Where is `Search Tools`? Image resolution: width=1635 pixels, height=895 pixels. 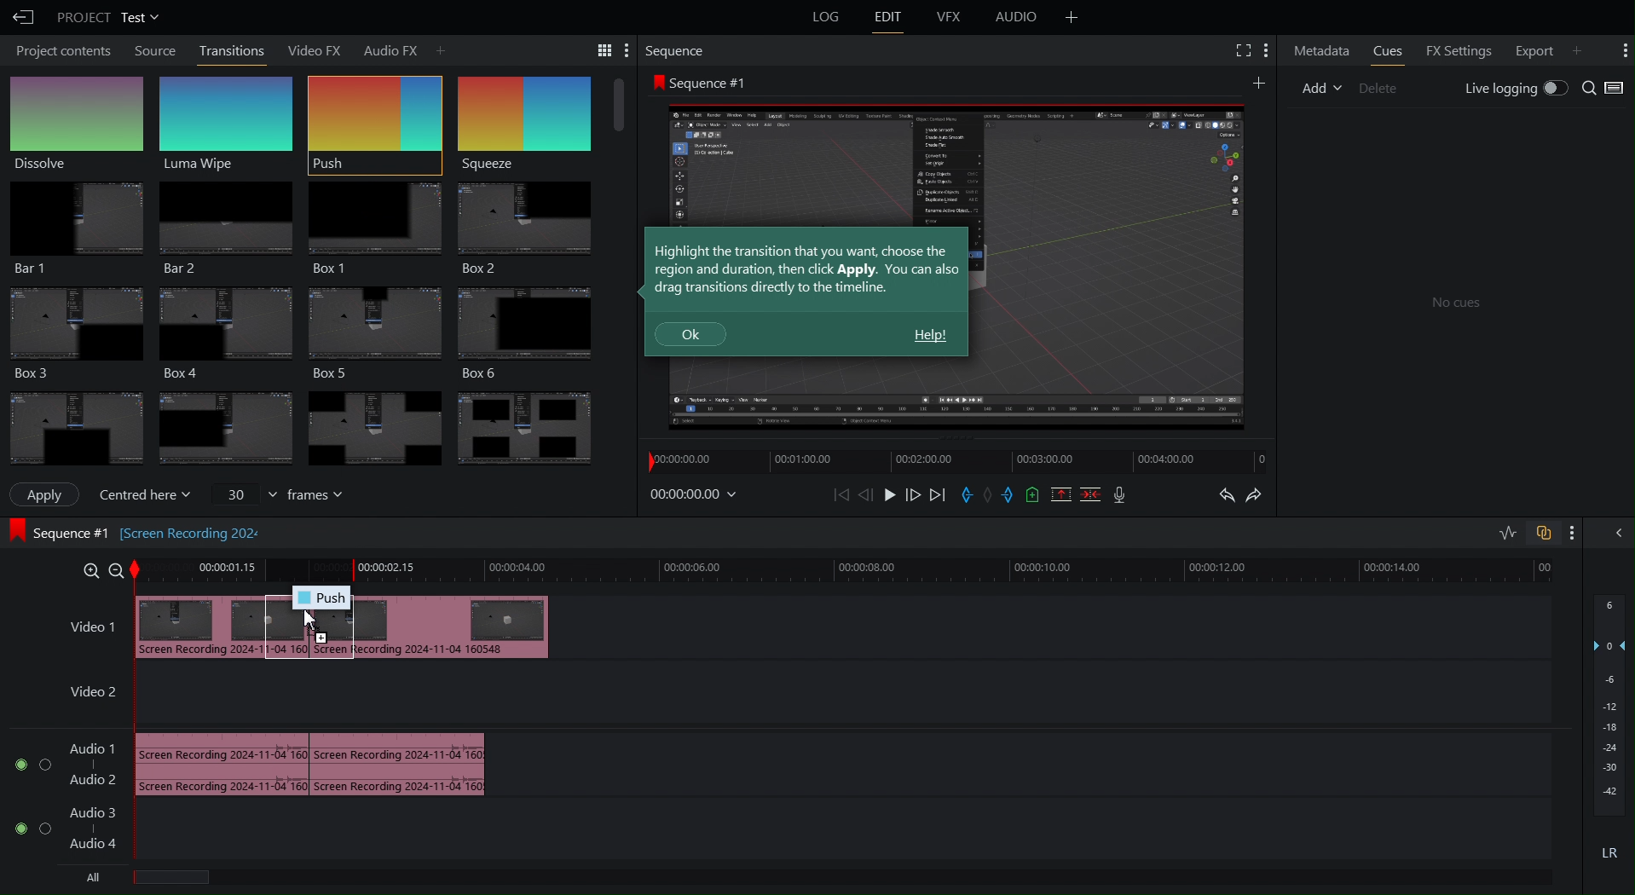
Search Tools is located at coordinates (597, 49).